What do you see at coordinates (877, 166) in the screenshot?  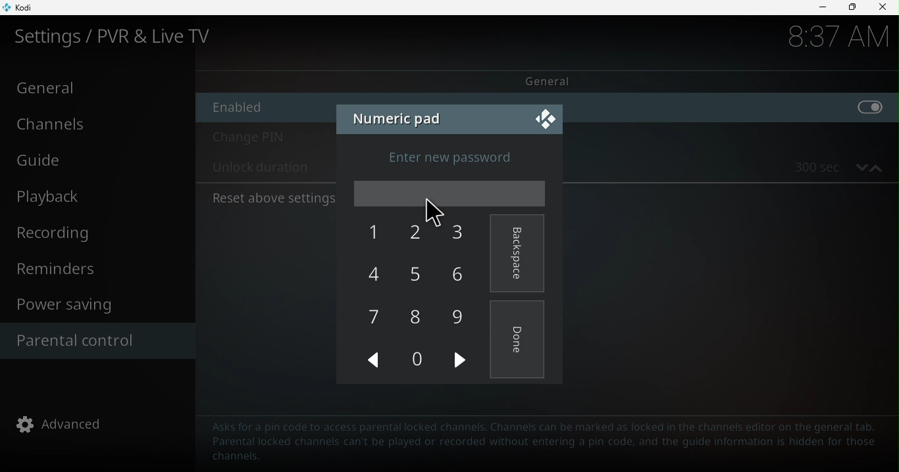 I see `increase` at bounding box center [877, 166].